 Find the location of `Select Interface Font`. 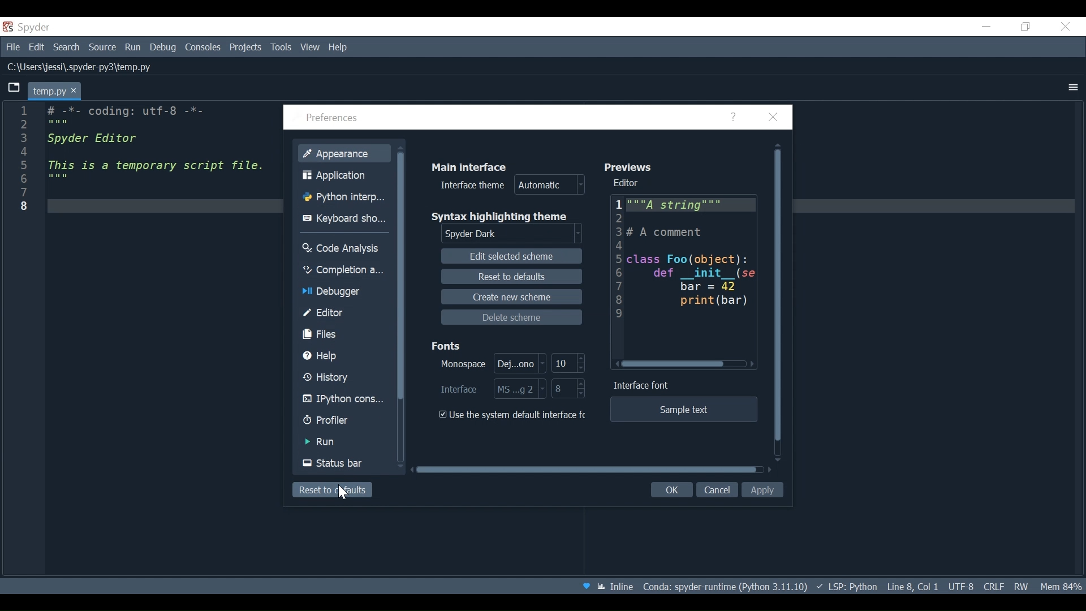

Select Interface Font is located at coordinates (493, 389).